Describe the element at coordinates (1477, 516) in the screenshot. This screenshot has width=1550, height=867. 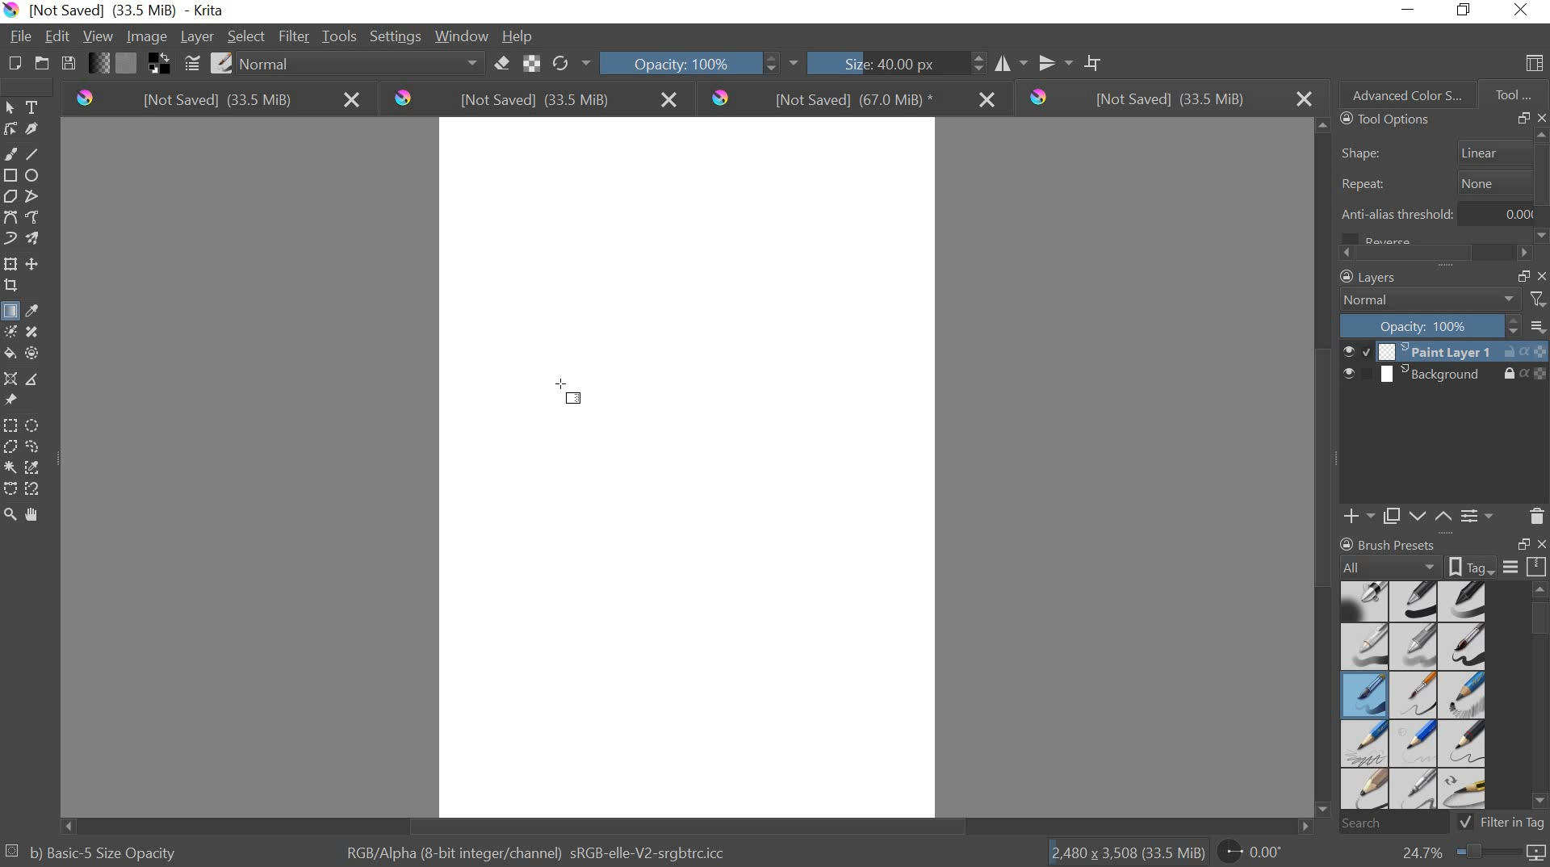
I see `LAYER PROPERTIES` at that location.